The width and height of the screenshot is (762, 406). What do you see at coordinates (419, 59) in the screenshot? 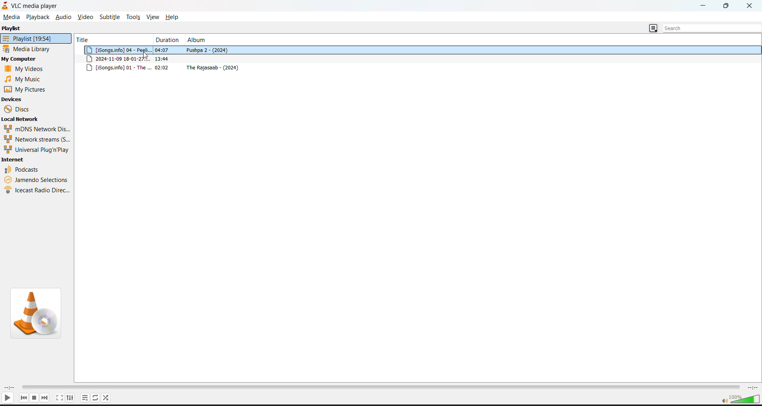
I see `metadata` at bounding box center [419, 59].